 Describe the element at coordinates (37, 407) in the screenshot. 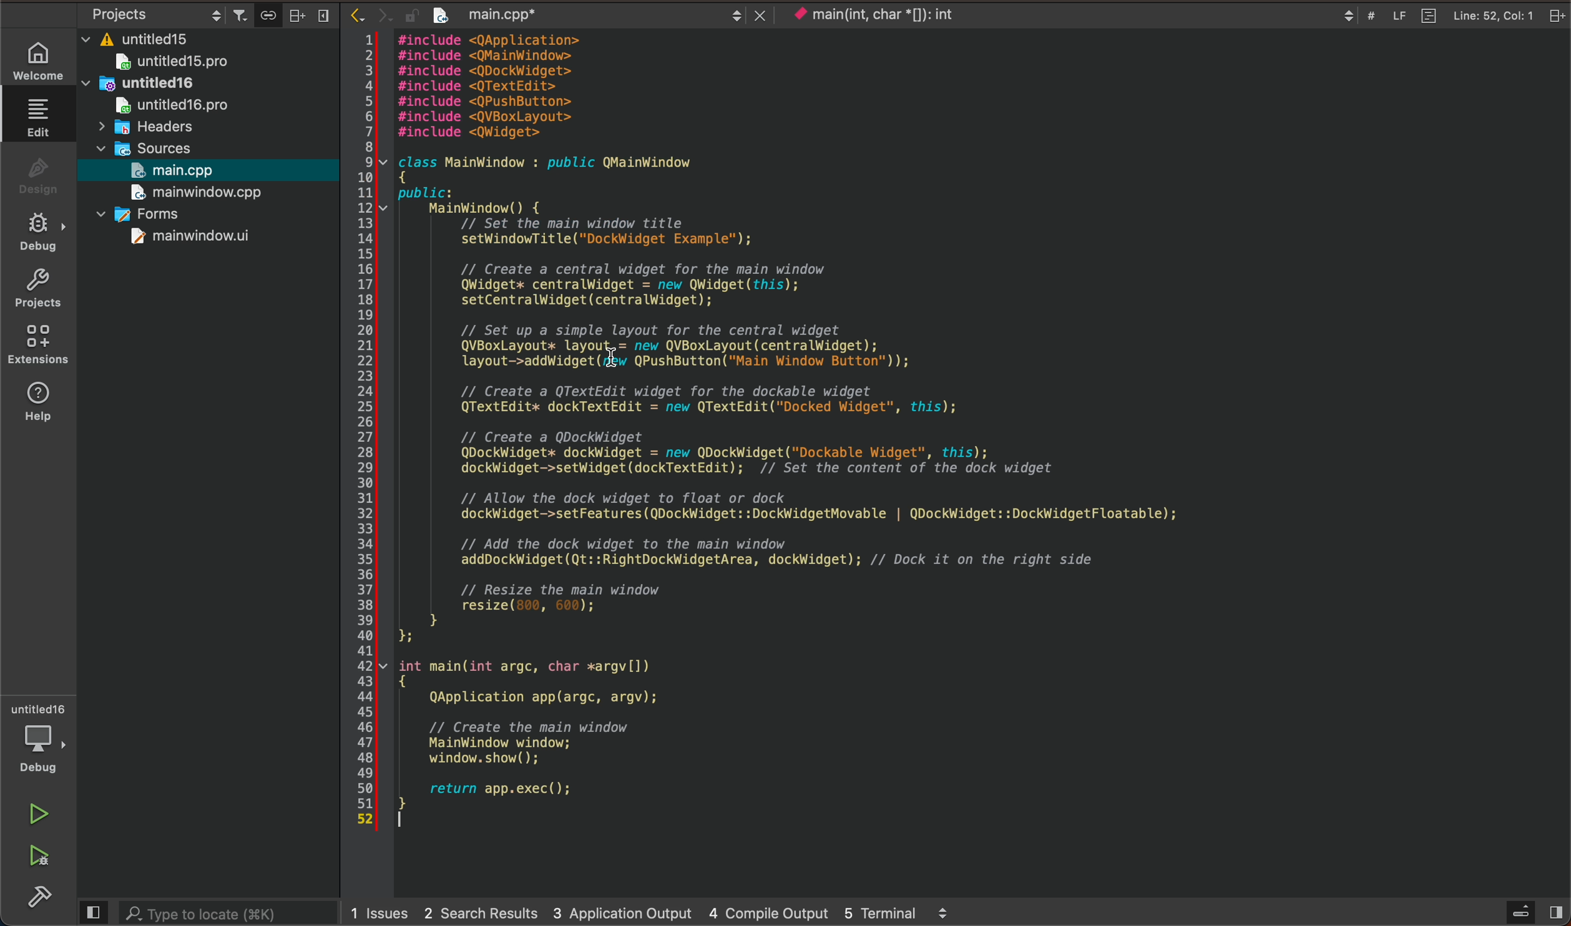

I see `help` at that location.